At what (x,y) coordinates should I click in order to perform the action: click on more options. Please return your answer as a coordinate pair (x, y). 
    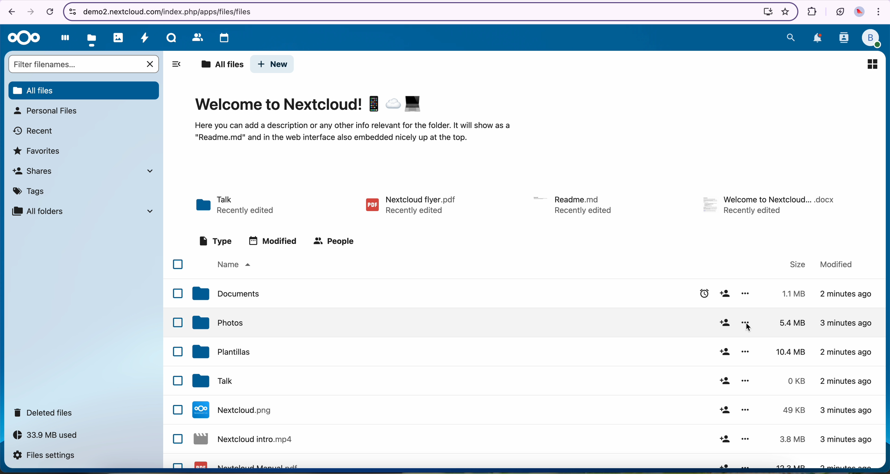
    Looking at the image, I should click on (745, 381).